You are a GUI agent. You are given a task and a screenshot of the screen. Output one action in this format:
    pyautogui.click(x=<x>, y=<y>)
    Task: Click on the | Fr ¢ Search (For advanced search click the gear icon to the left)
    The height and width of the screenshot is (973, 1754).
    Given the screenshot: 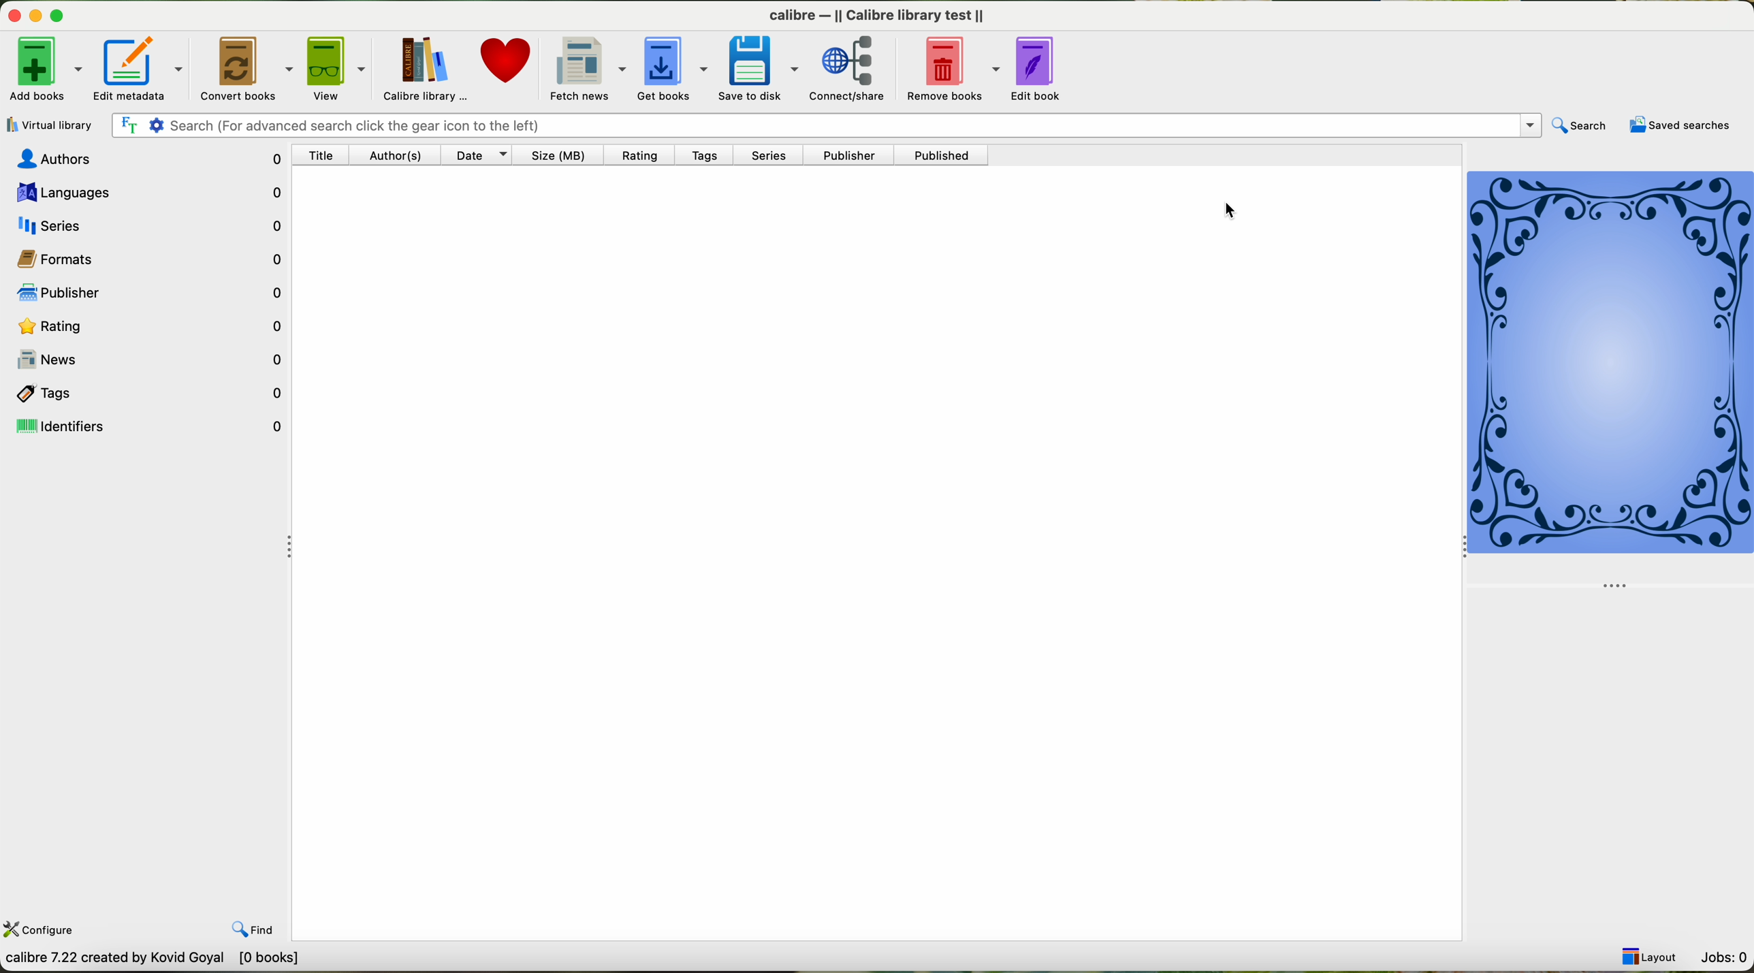 What is the action you would take?
    pyautogui.click(x=821, y=124)
    